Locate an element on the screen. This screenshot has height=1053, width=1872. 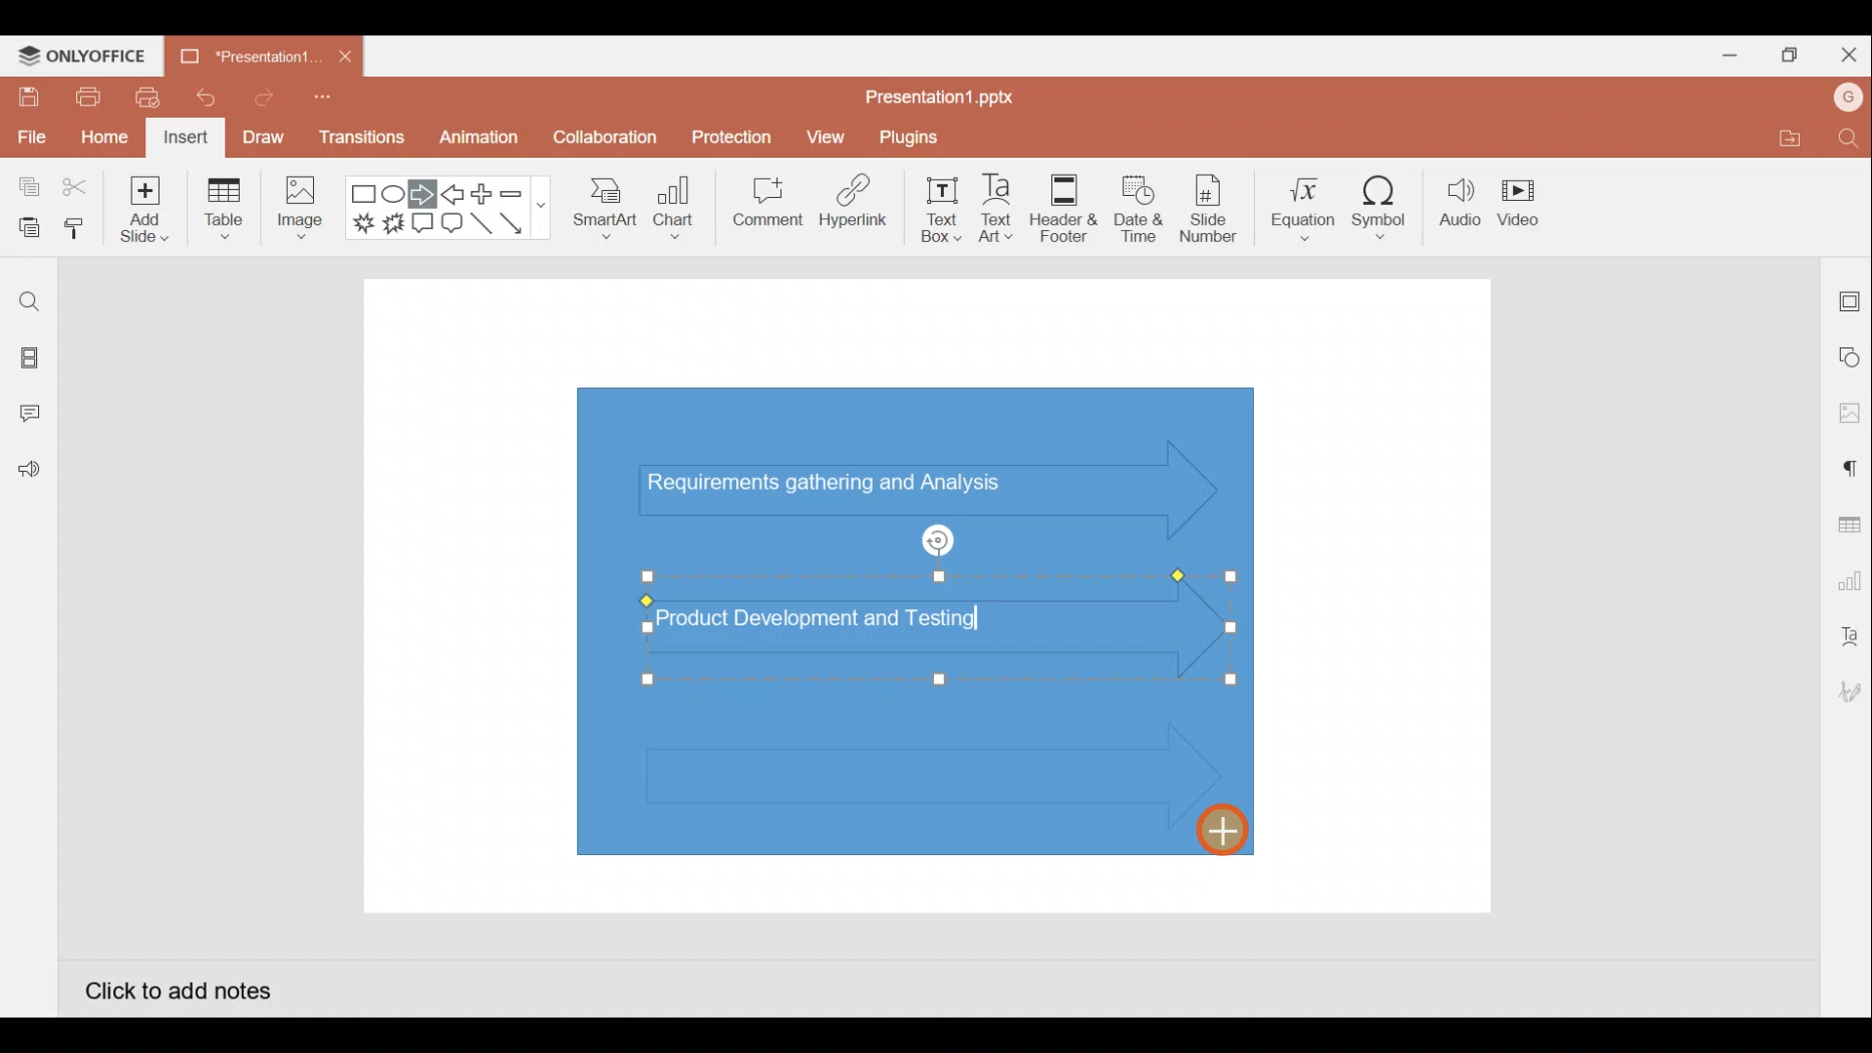
Text Art is located at coordinates (1004, 204).